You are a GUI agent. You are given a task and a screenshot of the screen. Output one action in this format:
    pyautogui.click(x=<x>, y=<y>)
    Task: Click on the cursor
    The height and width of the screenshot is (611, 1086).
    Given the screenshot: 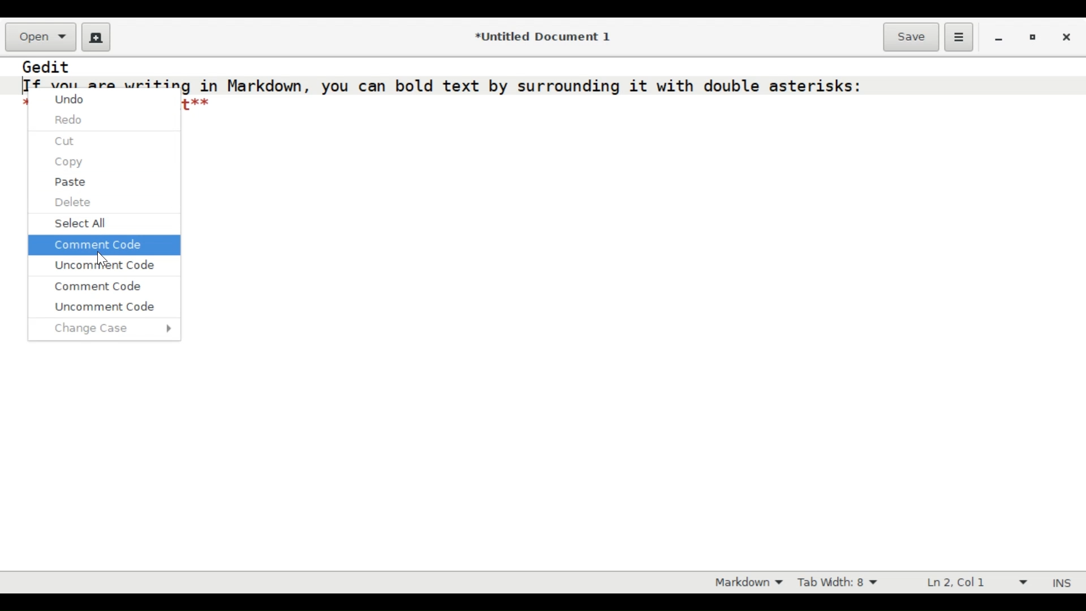 What is the action you would take?
    pyautogui.click(x=104, y=259)
    